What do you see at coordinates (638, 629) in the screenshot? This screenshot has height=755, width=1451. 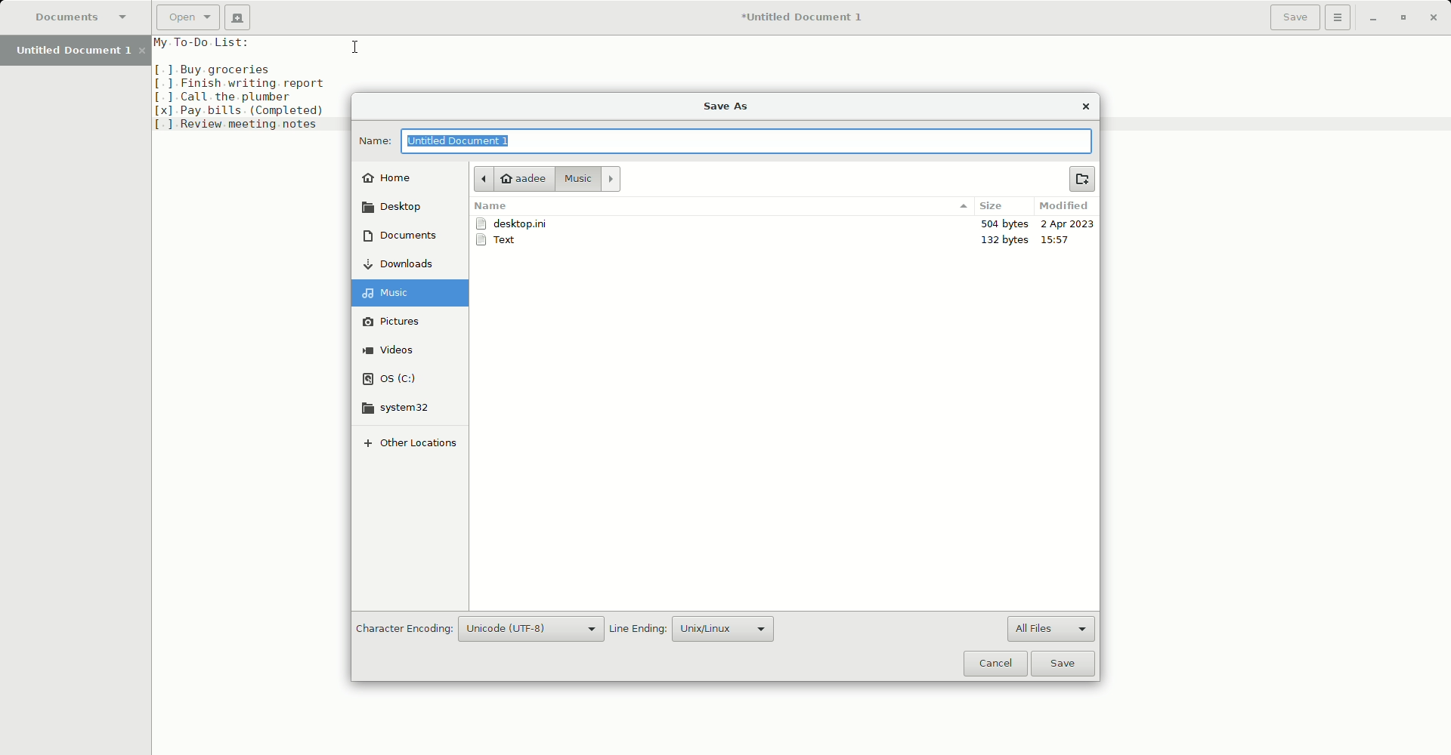 I see `Line endiing` at bounding box center [638, 629].